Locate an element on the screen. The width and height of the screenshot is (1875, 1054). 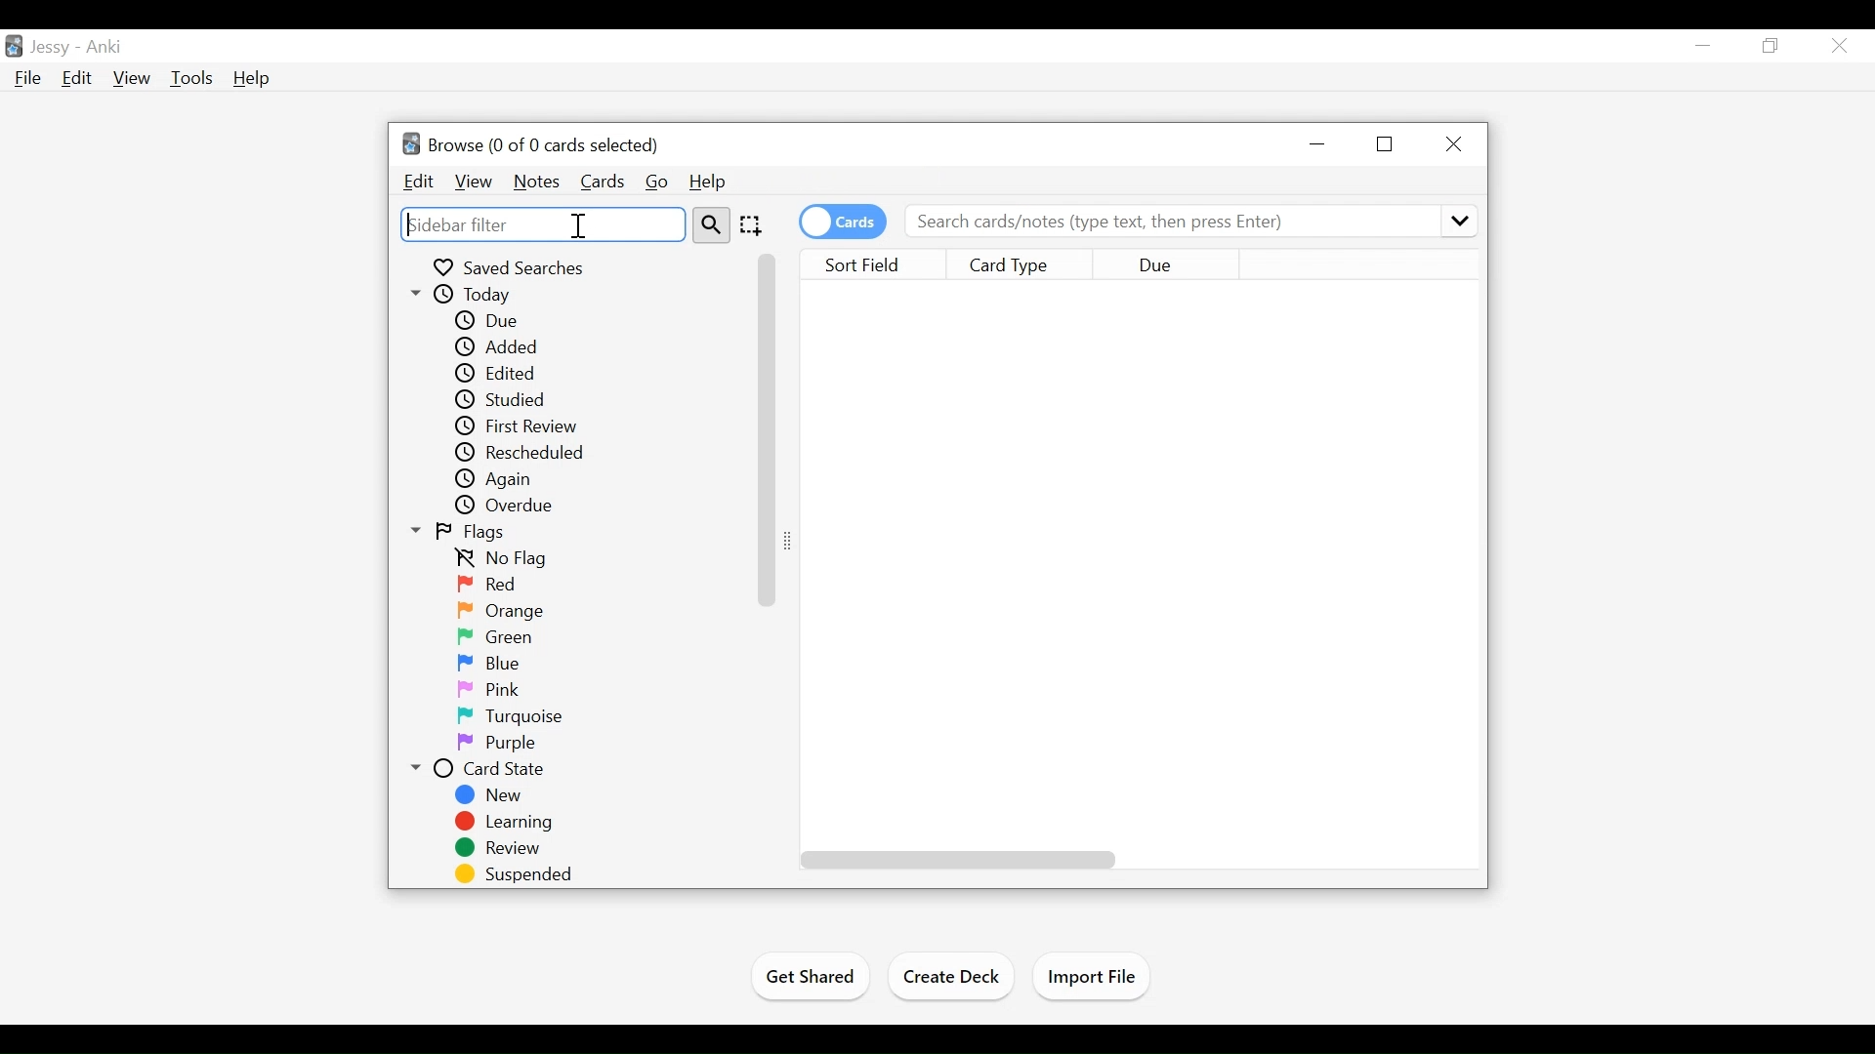
Help is located at coordinates (250, 78).